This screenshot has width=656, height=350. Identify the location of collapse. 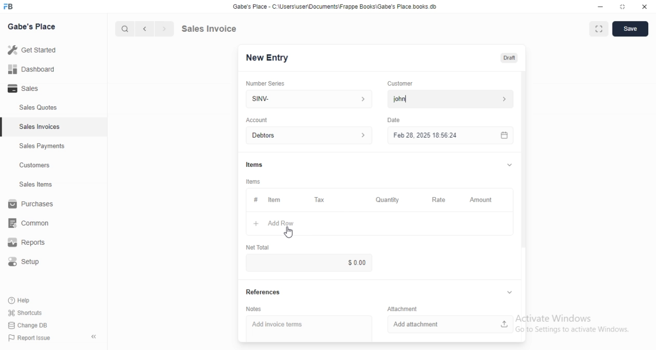
(508, 165).